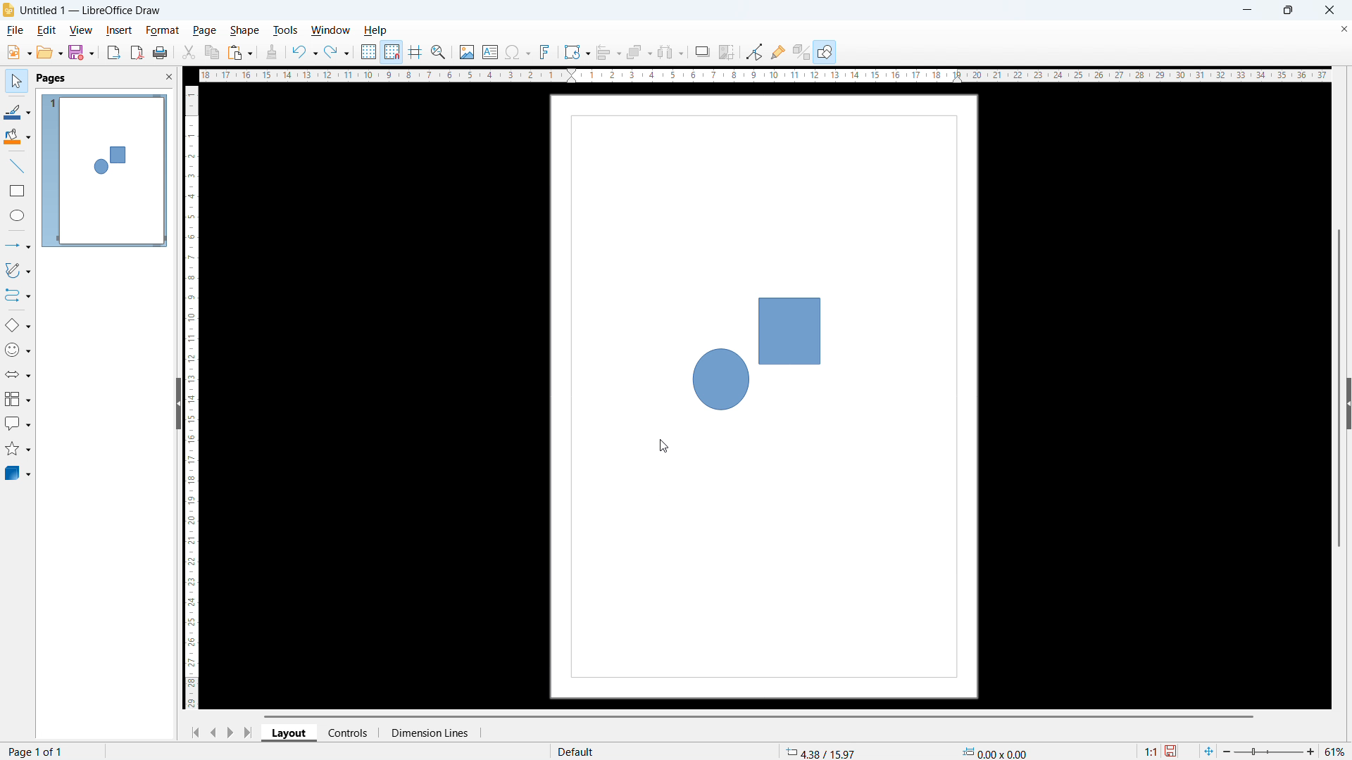 This screenshot has width=1352, height=760. I want to click on logo, so click(8, 11).